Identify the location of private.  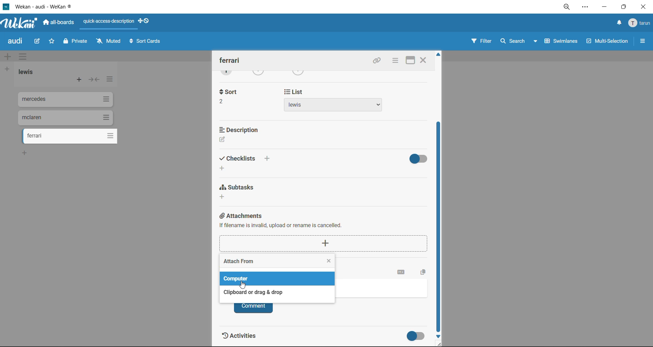
(77, 43).